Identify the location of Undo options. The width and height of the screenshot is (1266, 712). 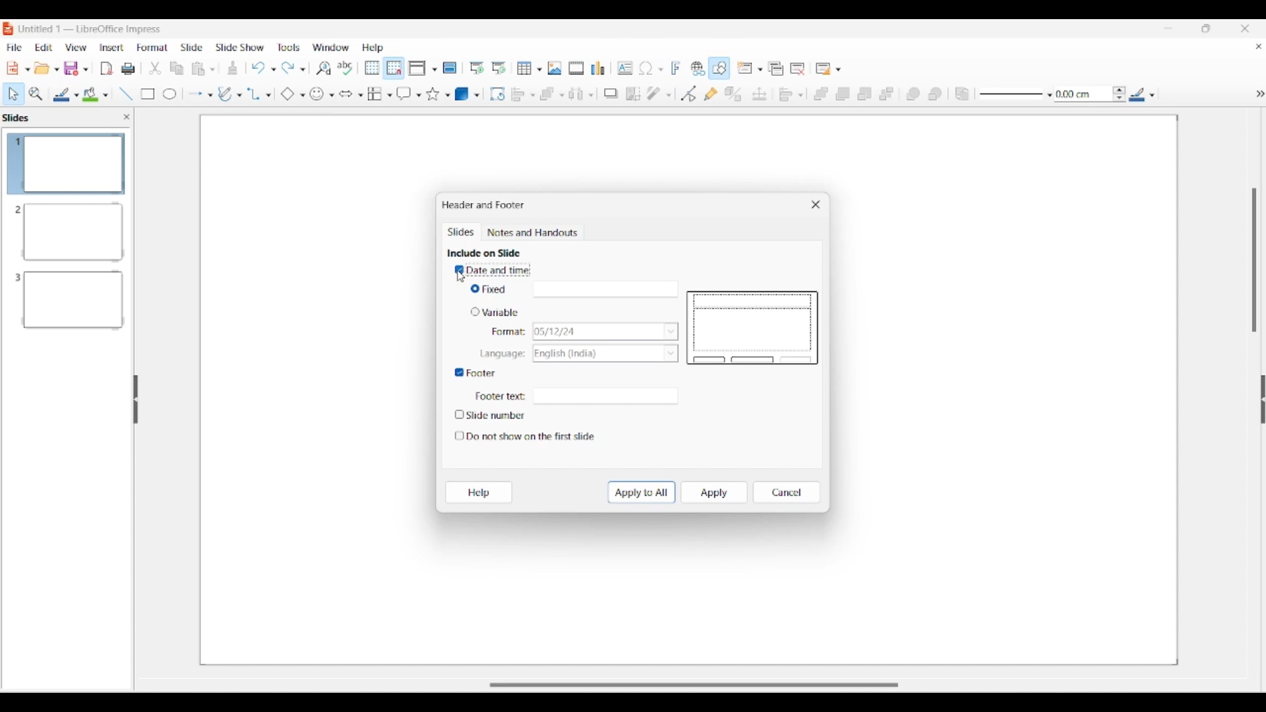
(263, 68).